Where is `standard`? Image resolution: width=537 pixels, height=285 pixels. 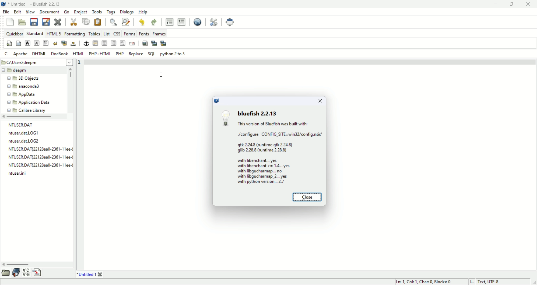 standard is located at coordinates (35, 34).